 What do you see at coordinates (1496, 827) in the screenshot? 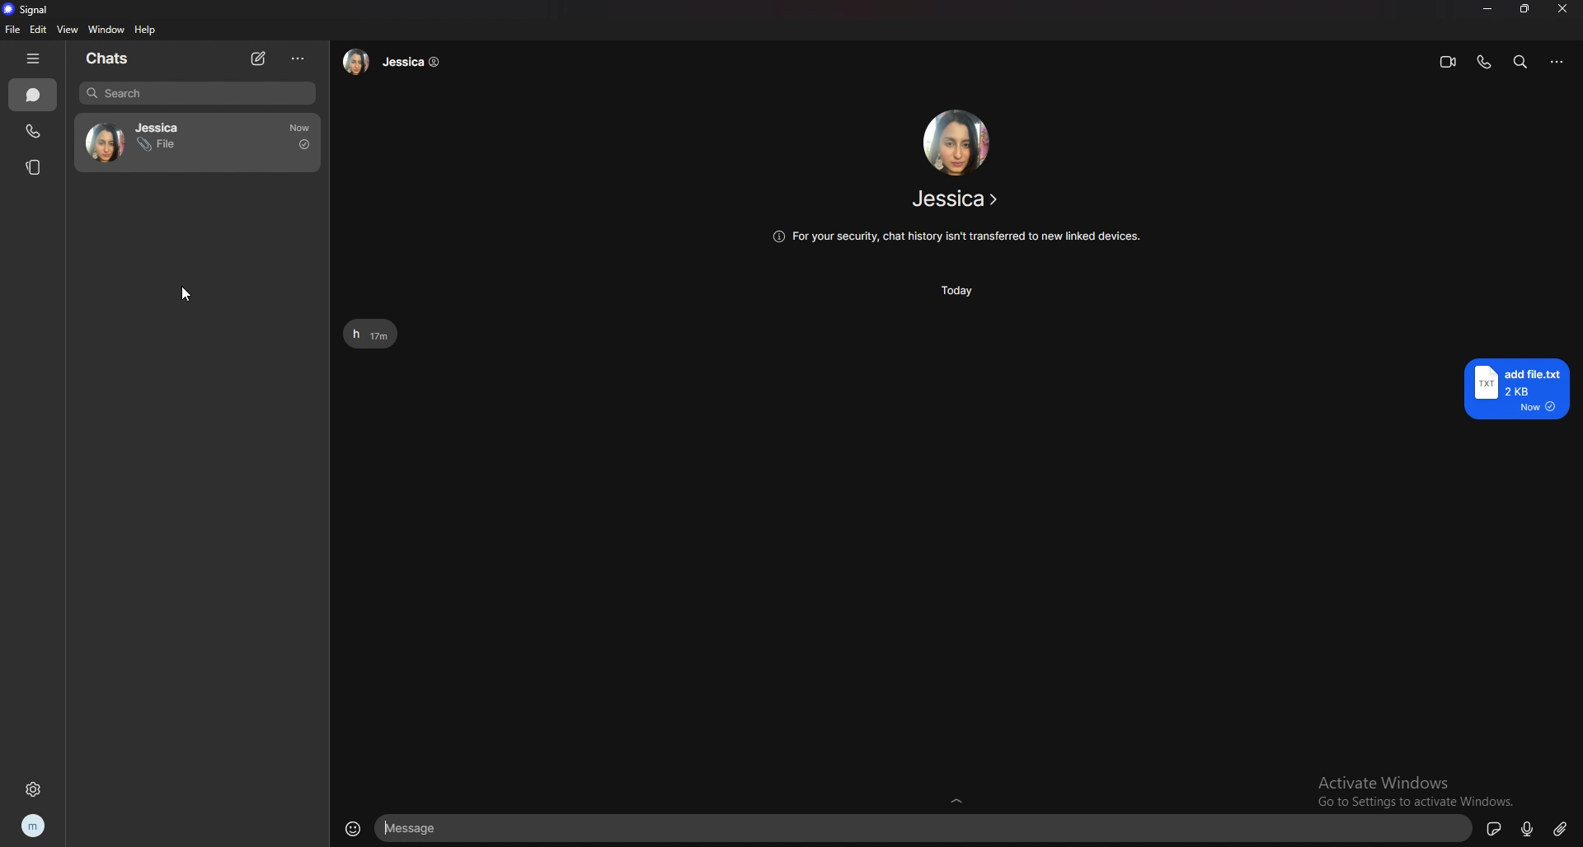
I see `sticker` at bounding box center [1496, 827].